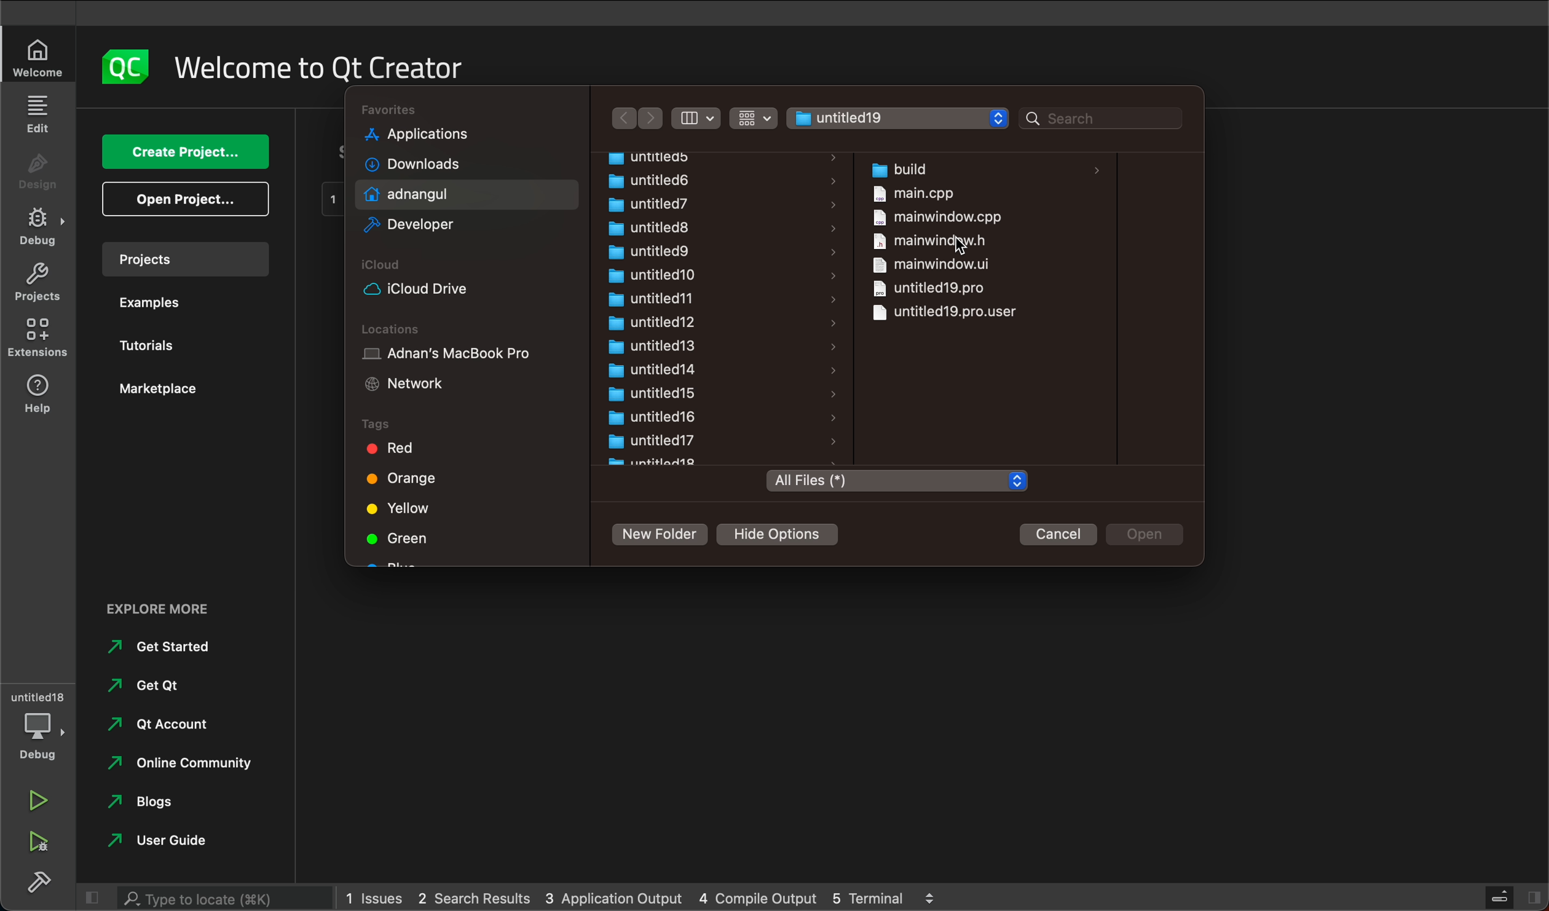 Image resolution: width=1549 pixels, height=911 pixels. Describe the element at coordinates (406, 479) in the screenshot. I see `orange` at that location.